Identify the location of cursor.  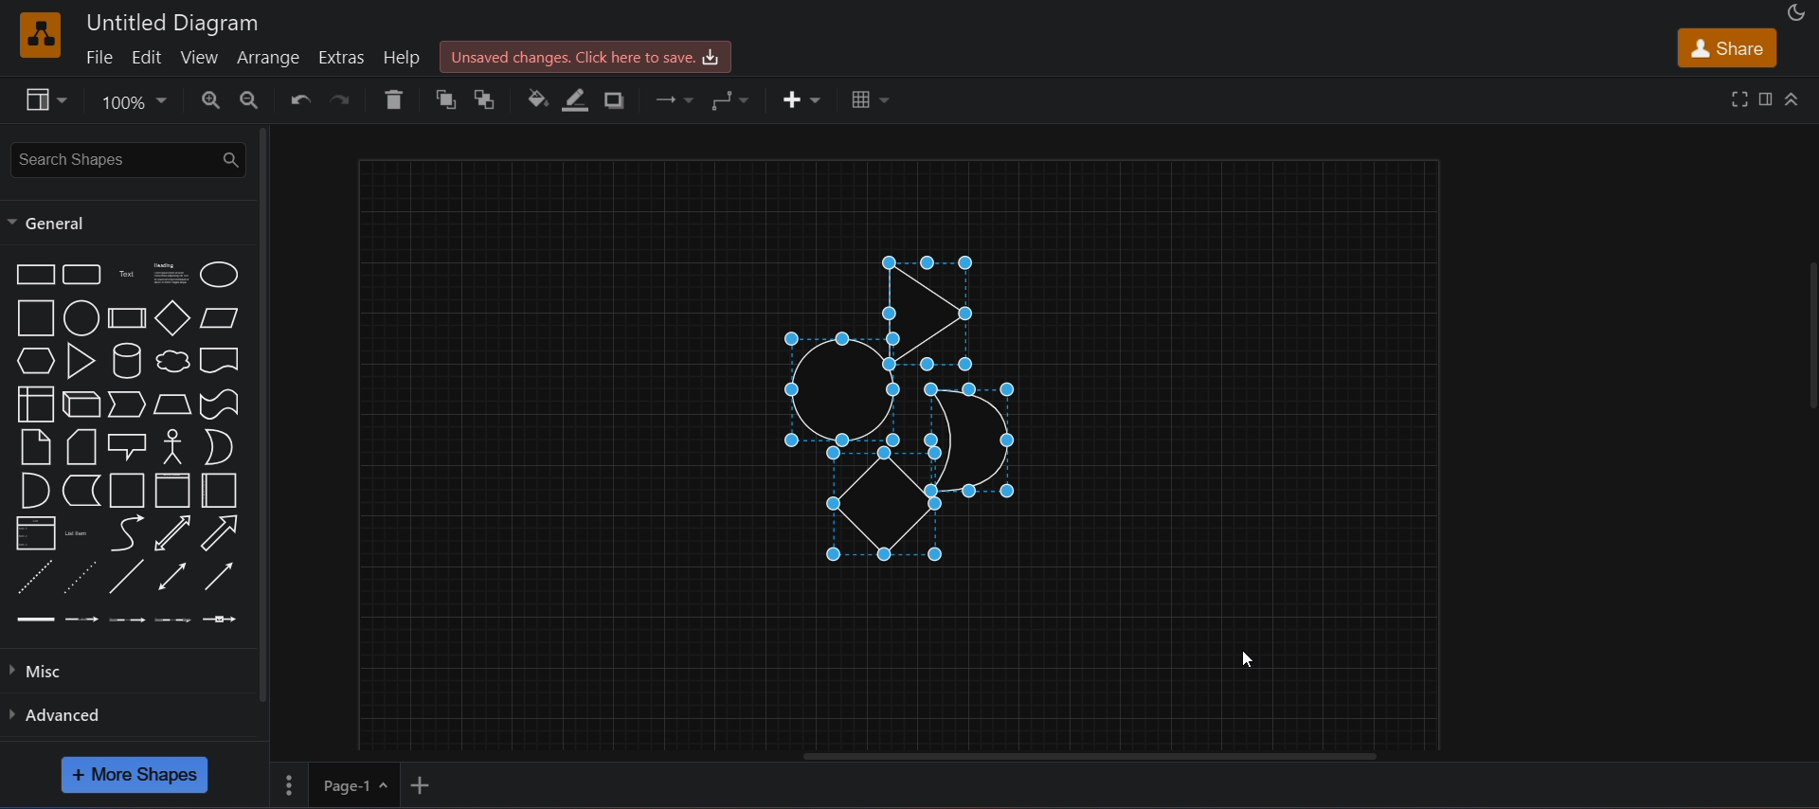
(1248, 659).